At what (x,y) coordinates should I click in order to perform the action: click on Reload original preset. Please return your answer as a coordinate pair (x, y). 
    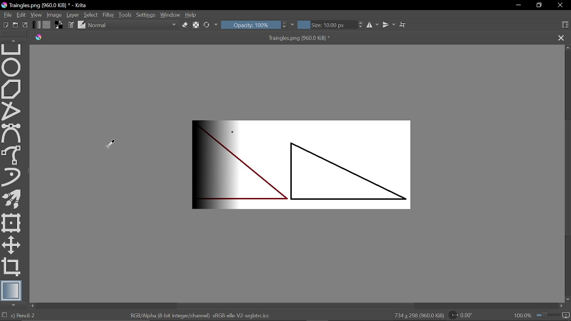
    Looking at the image, I should click on (207, 25).